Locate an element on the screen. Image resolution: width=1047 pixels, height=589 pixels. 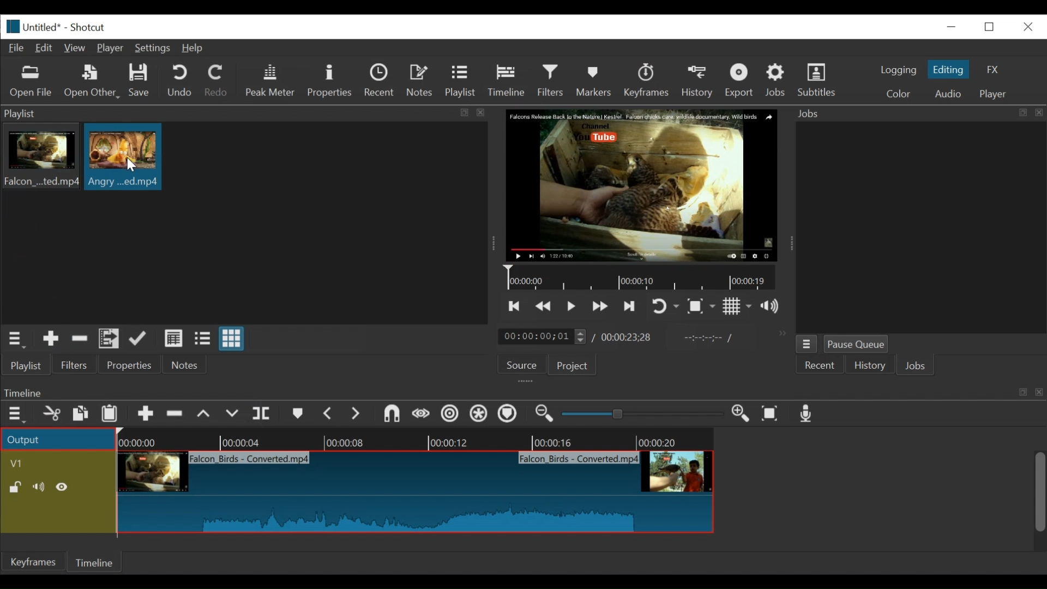
Ripple  is located at coordinates (450, 415).